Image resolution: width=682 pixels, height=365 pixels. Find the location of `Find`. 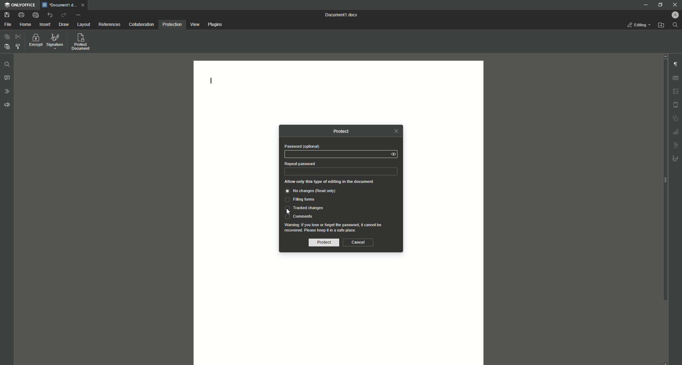

Find is located at coordinates (676, 25).